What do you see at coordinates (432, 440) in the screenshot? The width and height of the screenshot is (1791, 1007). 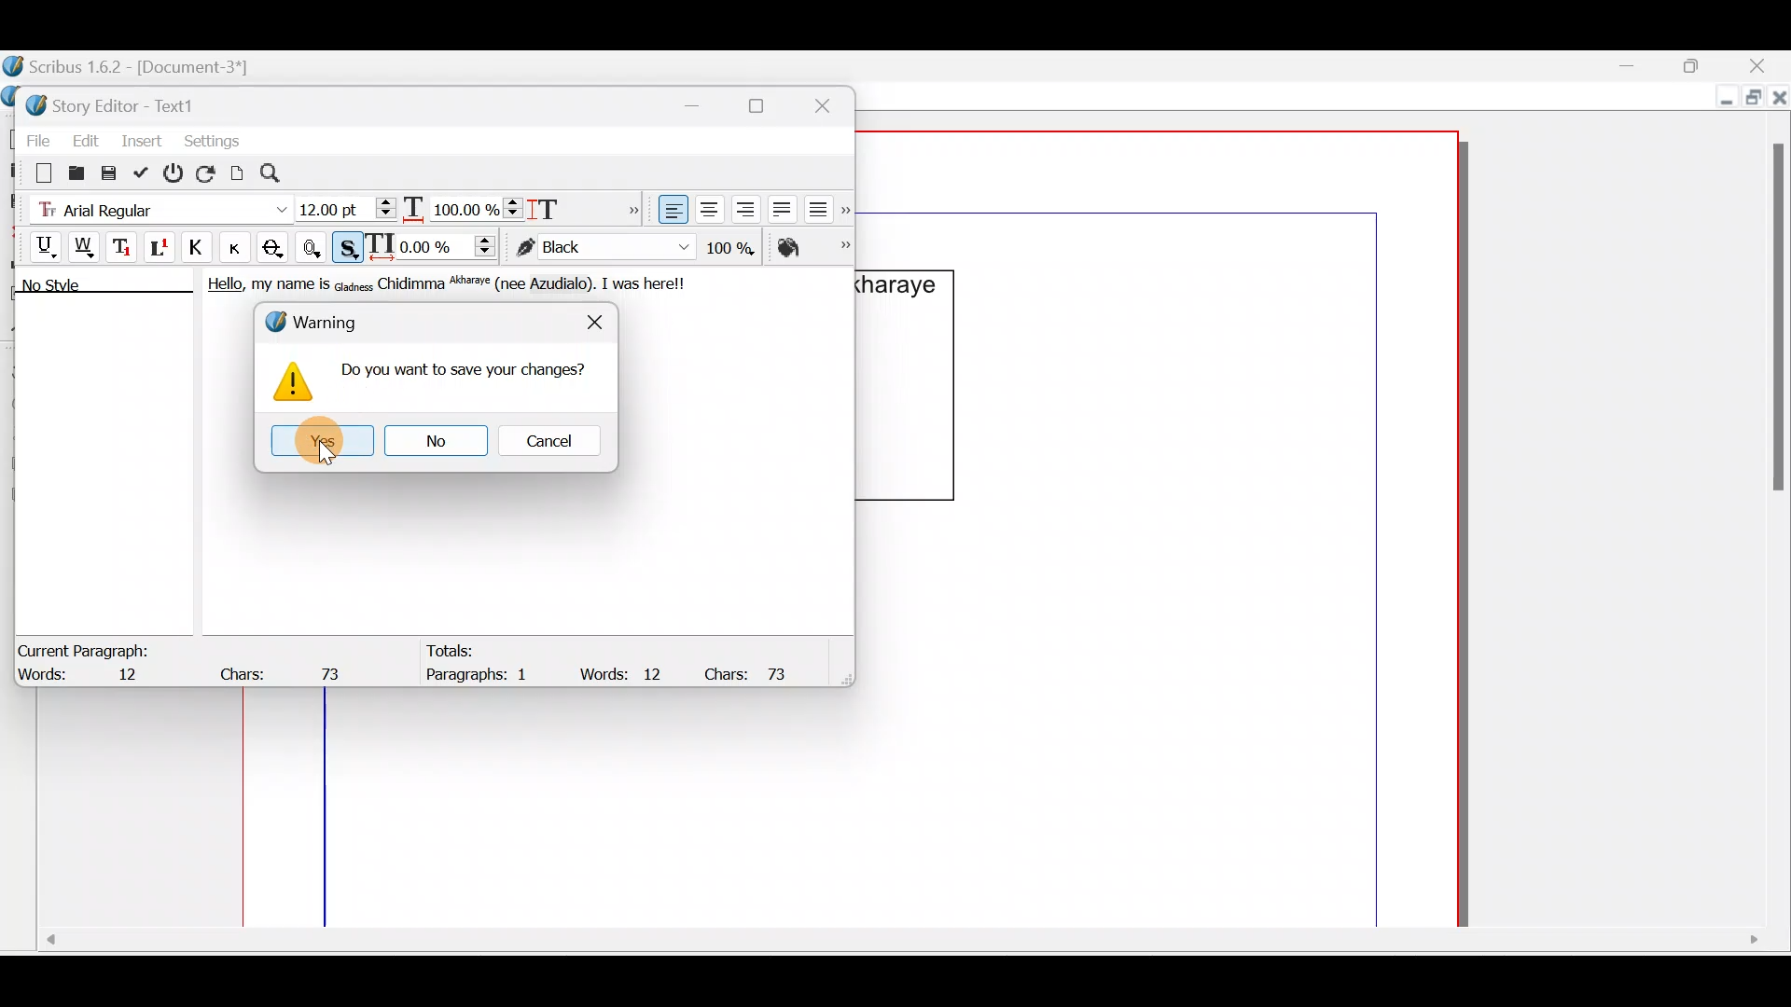 I see `No` at bounding box center [432, 440].